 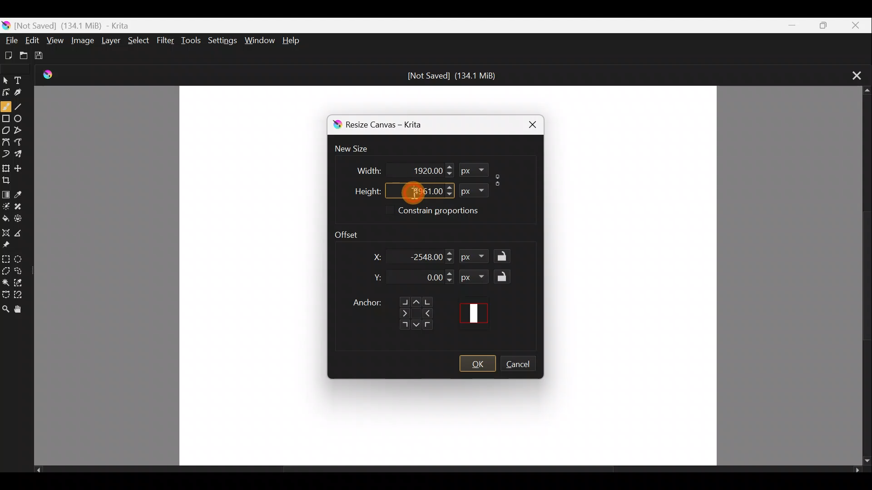 I want to click on Freehand selection tool, so click(x=21, y=269).